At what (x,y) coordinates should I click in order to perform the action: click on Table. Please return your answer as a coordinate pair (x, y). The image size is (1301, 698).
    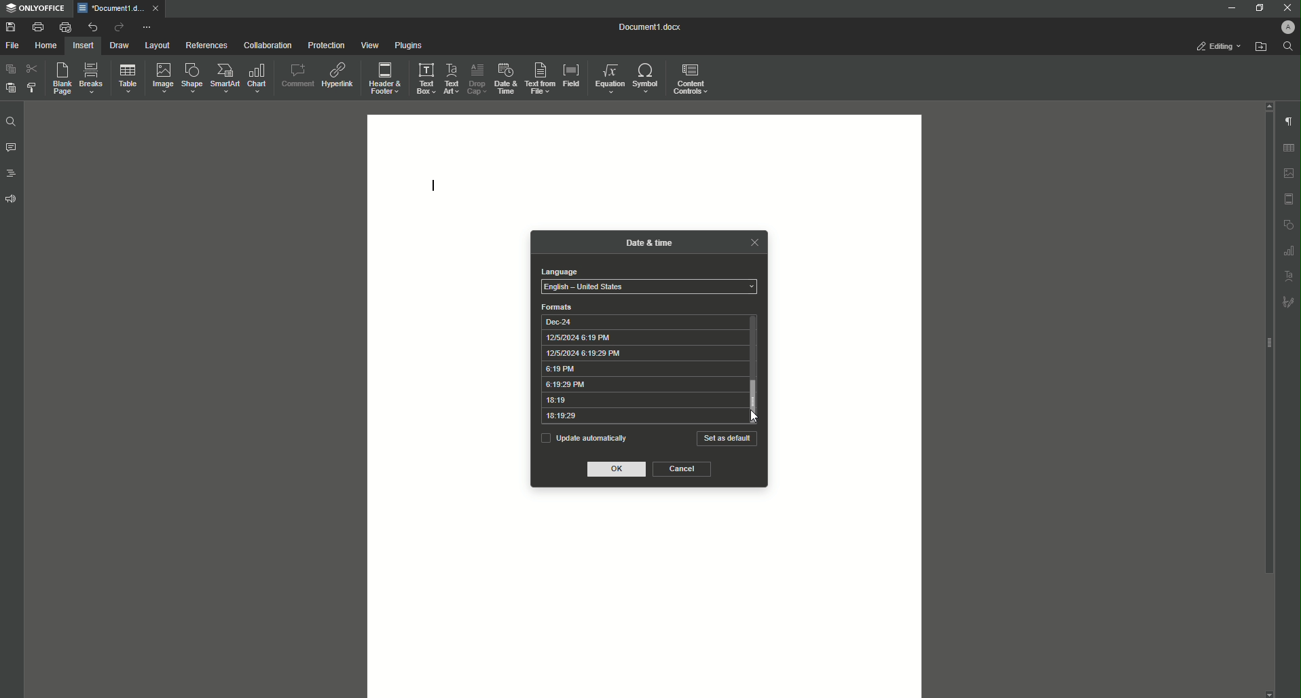
    Looking at the image, I should click on (125, 78).